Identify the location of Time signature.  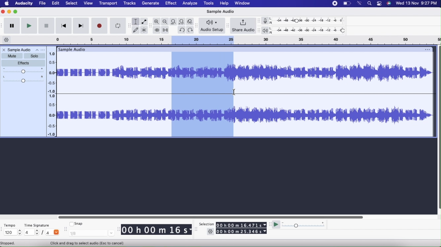
(39, 224).